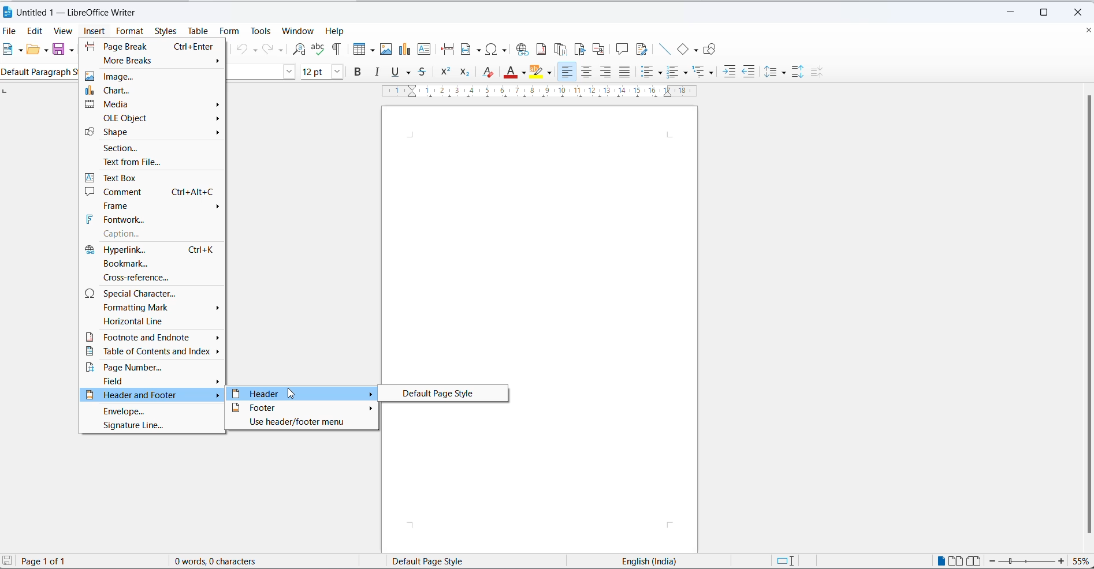 The width and height of the screenshot is (1094, 569). I want to click on insert chart, so click(405, 50).